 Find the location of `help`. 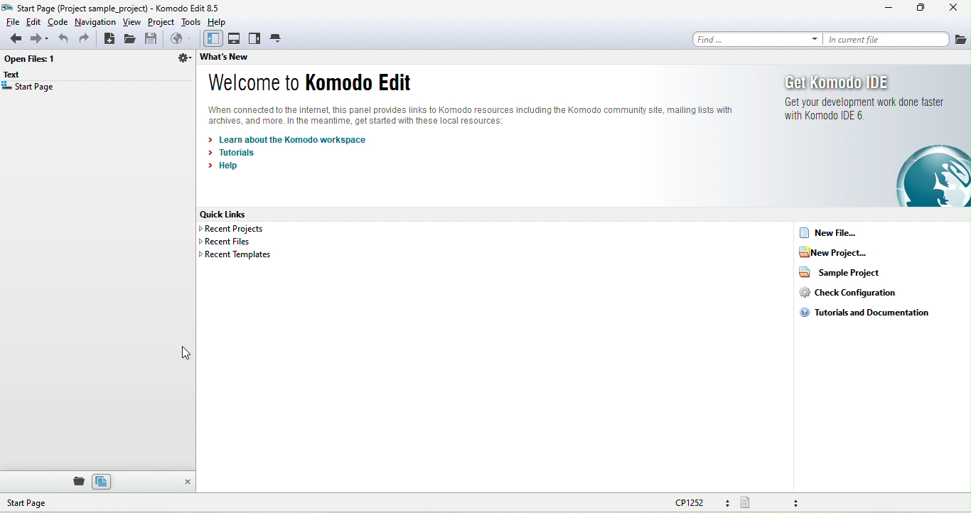

help is located at coordinates (226, 168).